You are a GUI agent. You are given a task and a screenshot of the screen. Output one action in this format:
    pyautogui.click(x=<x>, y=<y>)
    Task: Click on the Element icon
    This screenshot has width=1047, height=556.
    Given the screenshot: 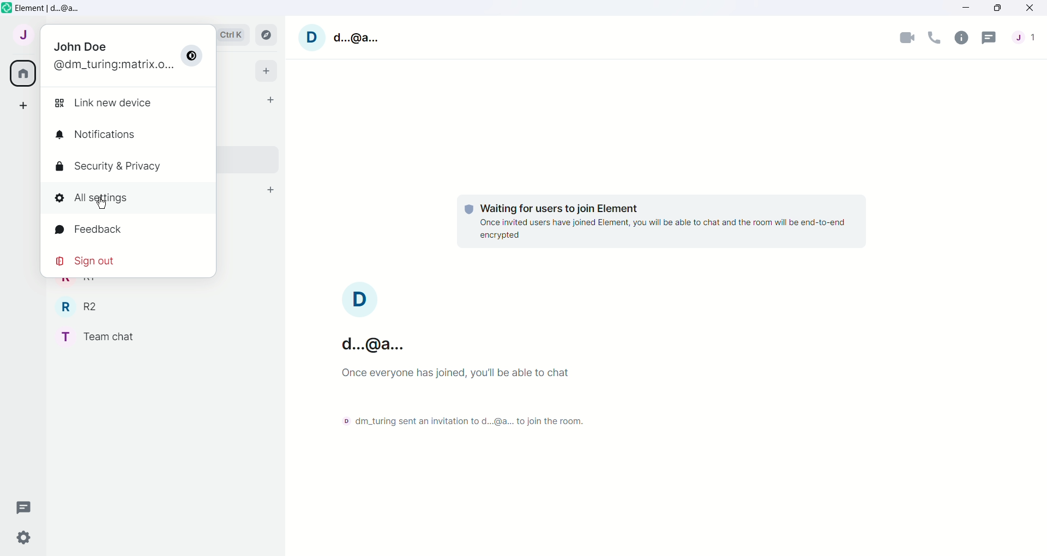 What is the action you would take?
    pyautogui.click(x=7, y=8)
    